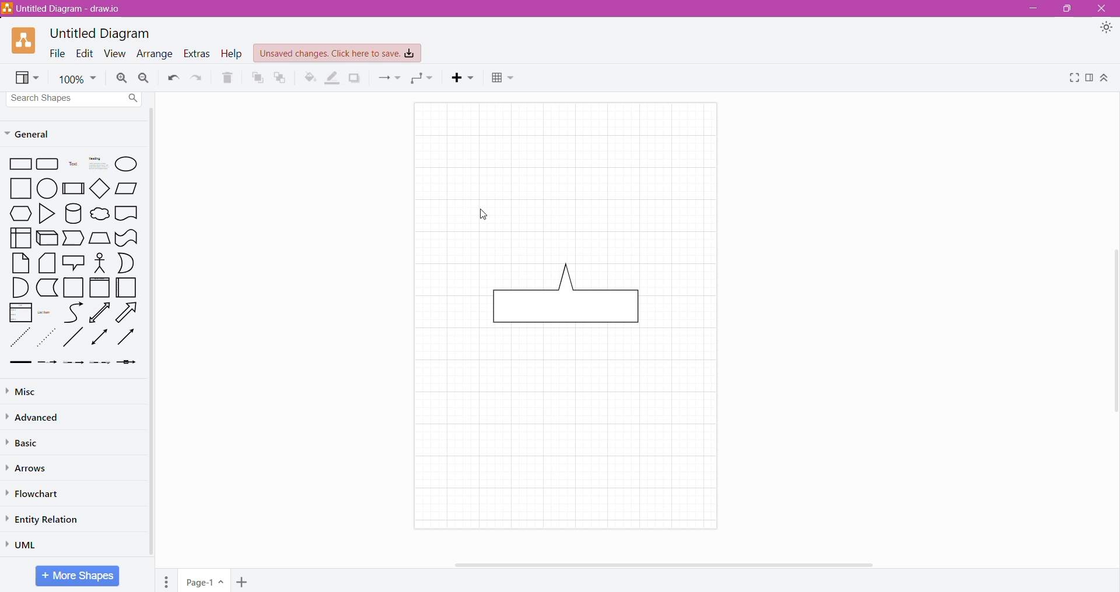  I want to click on Insert, so click(464, 78).